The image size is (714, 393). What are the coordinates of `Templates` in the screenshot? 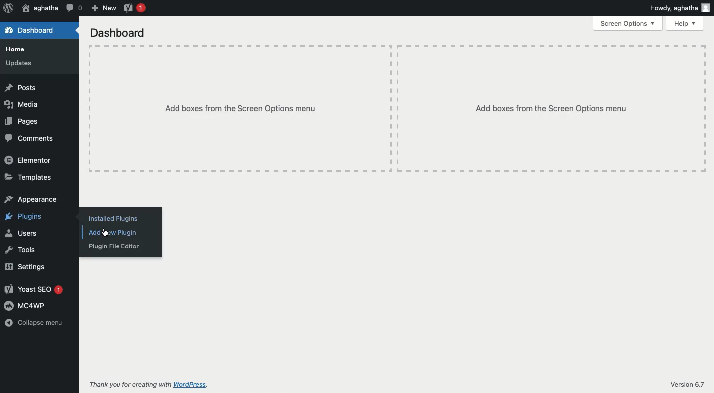 It's located at (28, 178).